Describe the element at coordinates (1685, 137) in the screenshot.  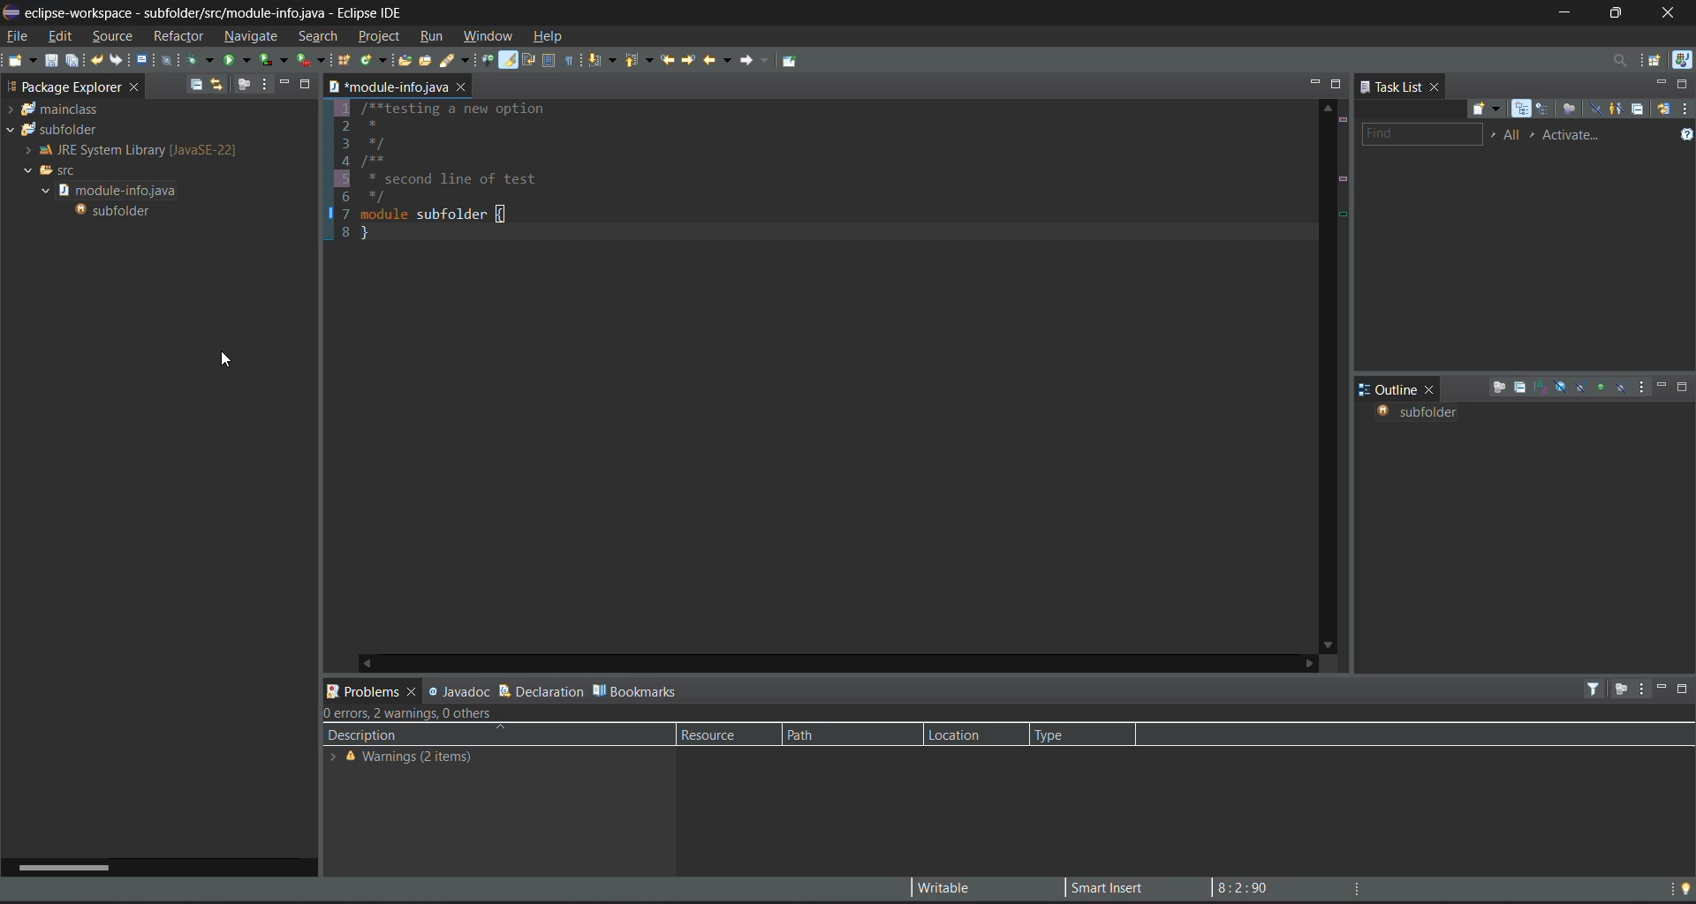
I see `show tasks UI legend` at that location.